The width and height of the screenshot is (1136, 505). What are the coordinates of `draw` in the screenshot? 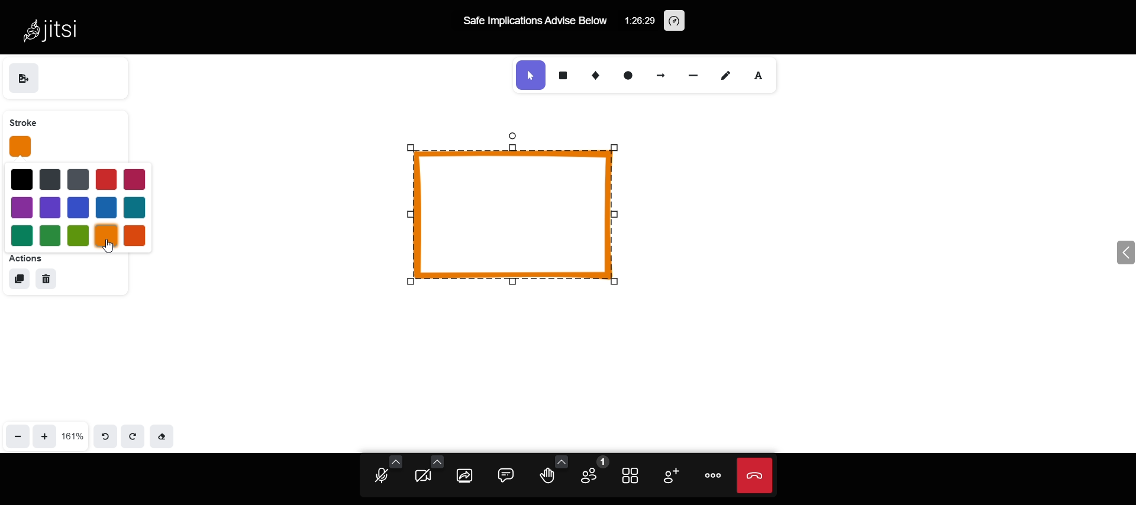 It's located at (727, 73).